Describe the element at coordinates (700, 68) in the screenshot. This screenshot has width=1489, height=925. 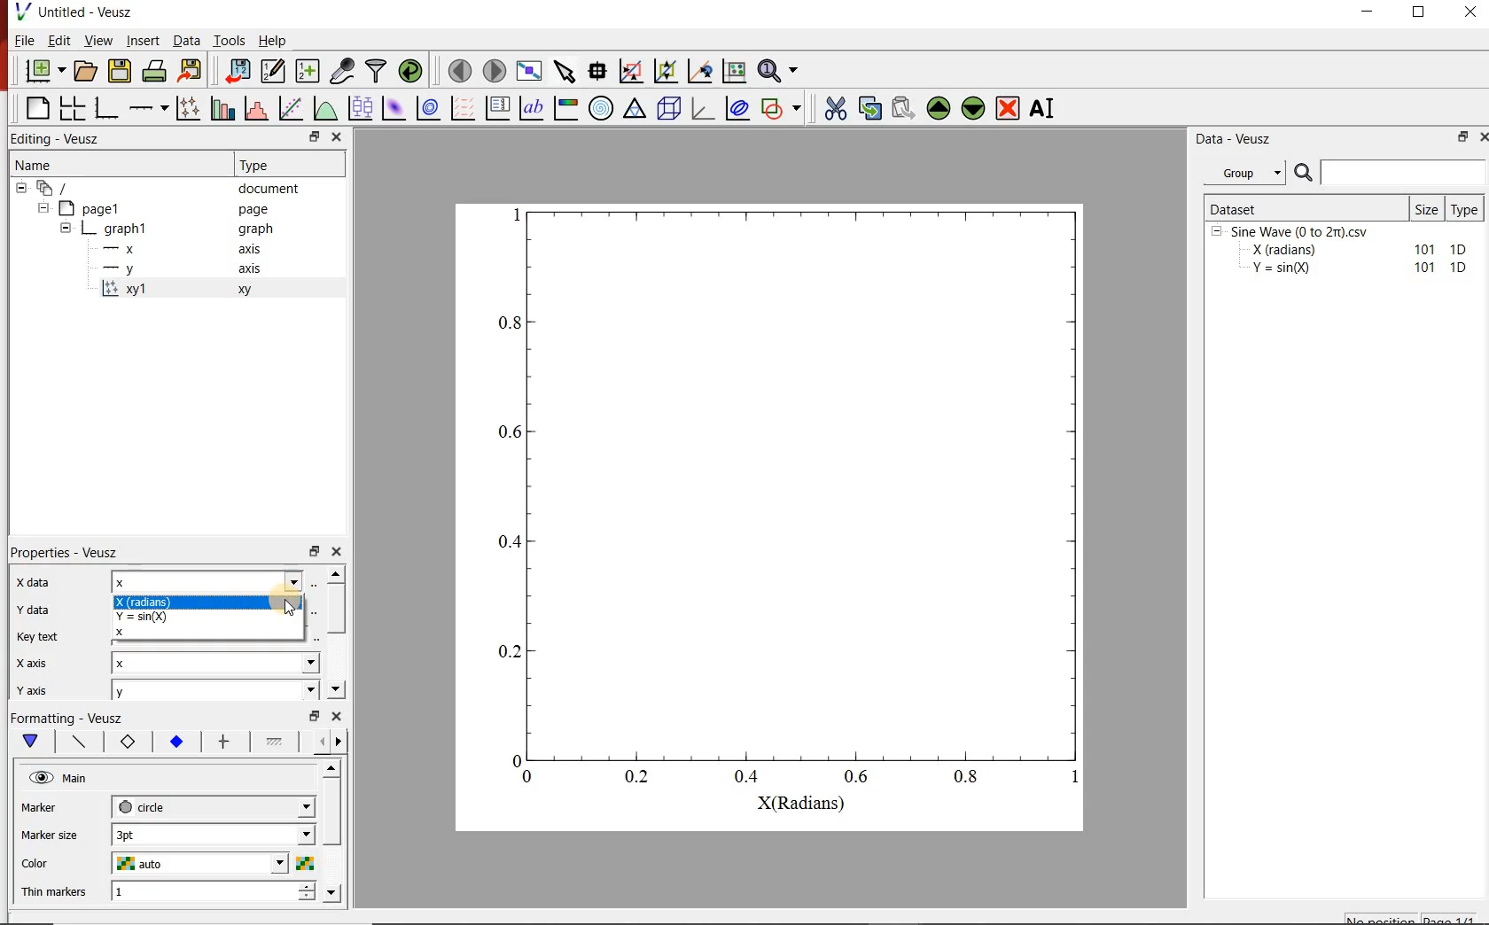
I see `click to recentre graph` at that location.